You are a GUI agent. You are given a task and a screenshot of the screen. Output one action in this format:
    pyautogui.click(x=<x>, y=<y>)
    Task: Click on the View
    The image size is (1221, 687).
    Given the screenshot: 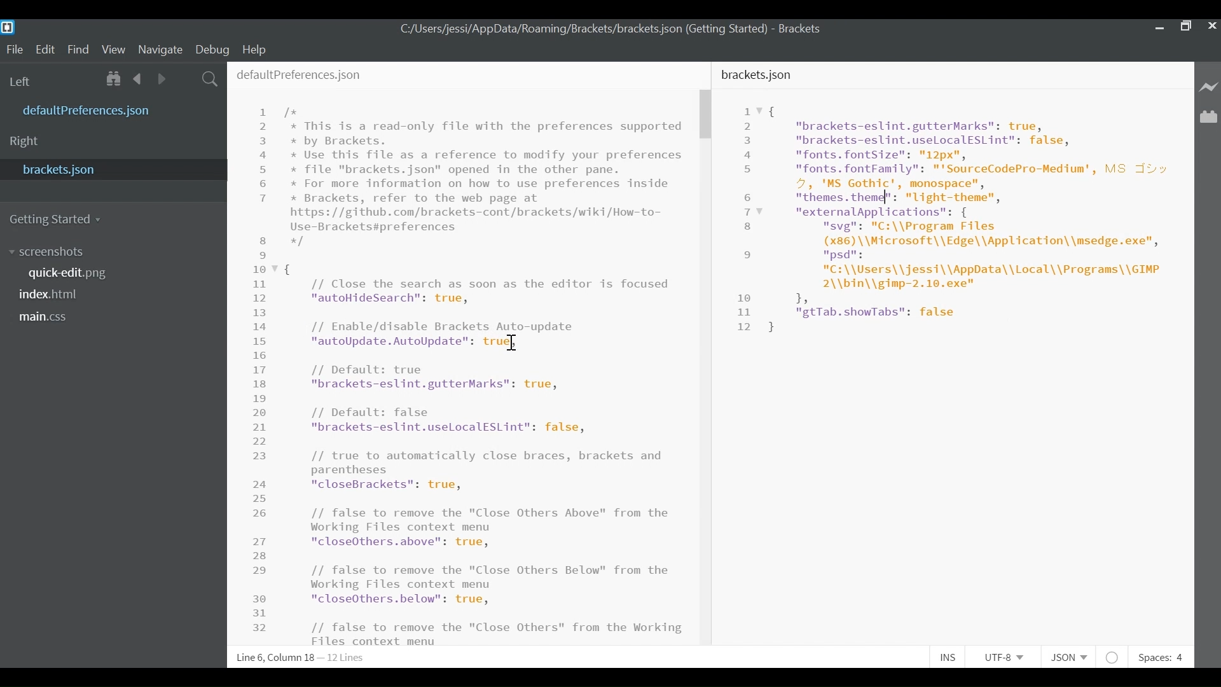 What is the action you would take?
    pyautogui.click(x=114, y=49)
    